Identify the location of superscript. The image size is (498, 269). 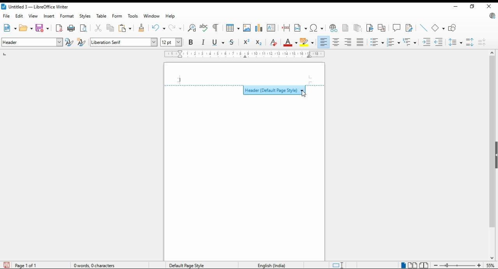
(246, 42).